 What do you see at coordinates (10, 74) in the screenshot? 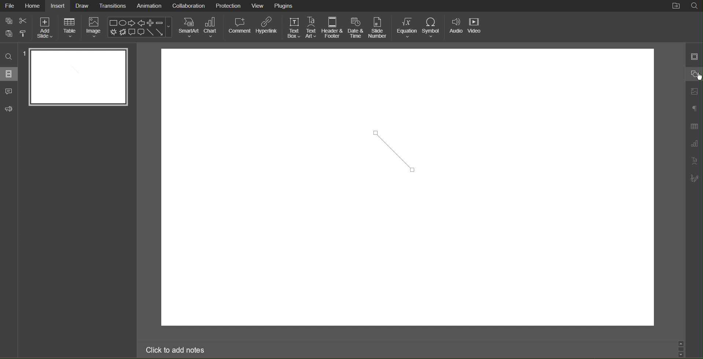
I see `Slides` at bounding box center [10, 74].